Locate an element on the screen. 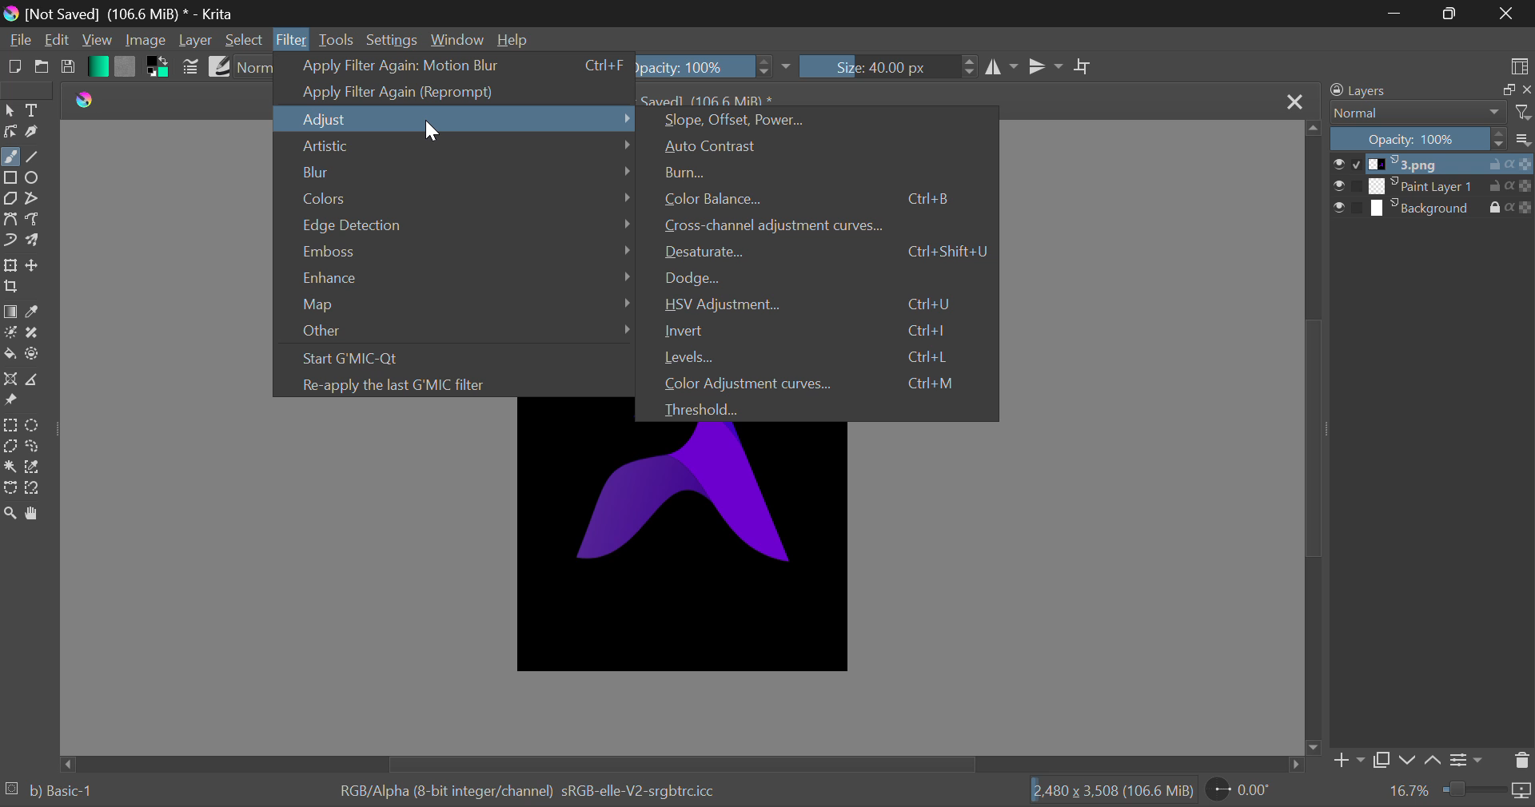 This screenshot has width=1535, height=807. Opacity 100% is located at coordinates (1419, 139).